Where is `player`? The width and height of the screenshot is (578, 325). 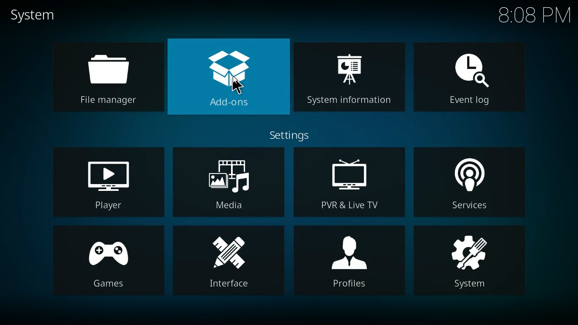
player is located at coordinates (109, 182).